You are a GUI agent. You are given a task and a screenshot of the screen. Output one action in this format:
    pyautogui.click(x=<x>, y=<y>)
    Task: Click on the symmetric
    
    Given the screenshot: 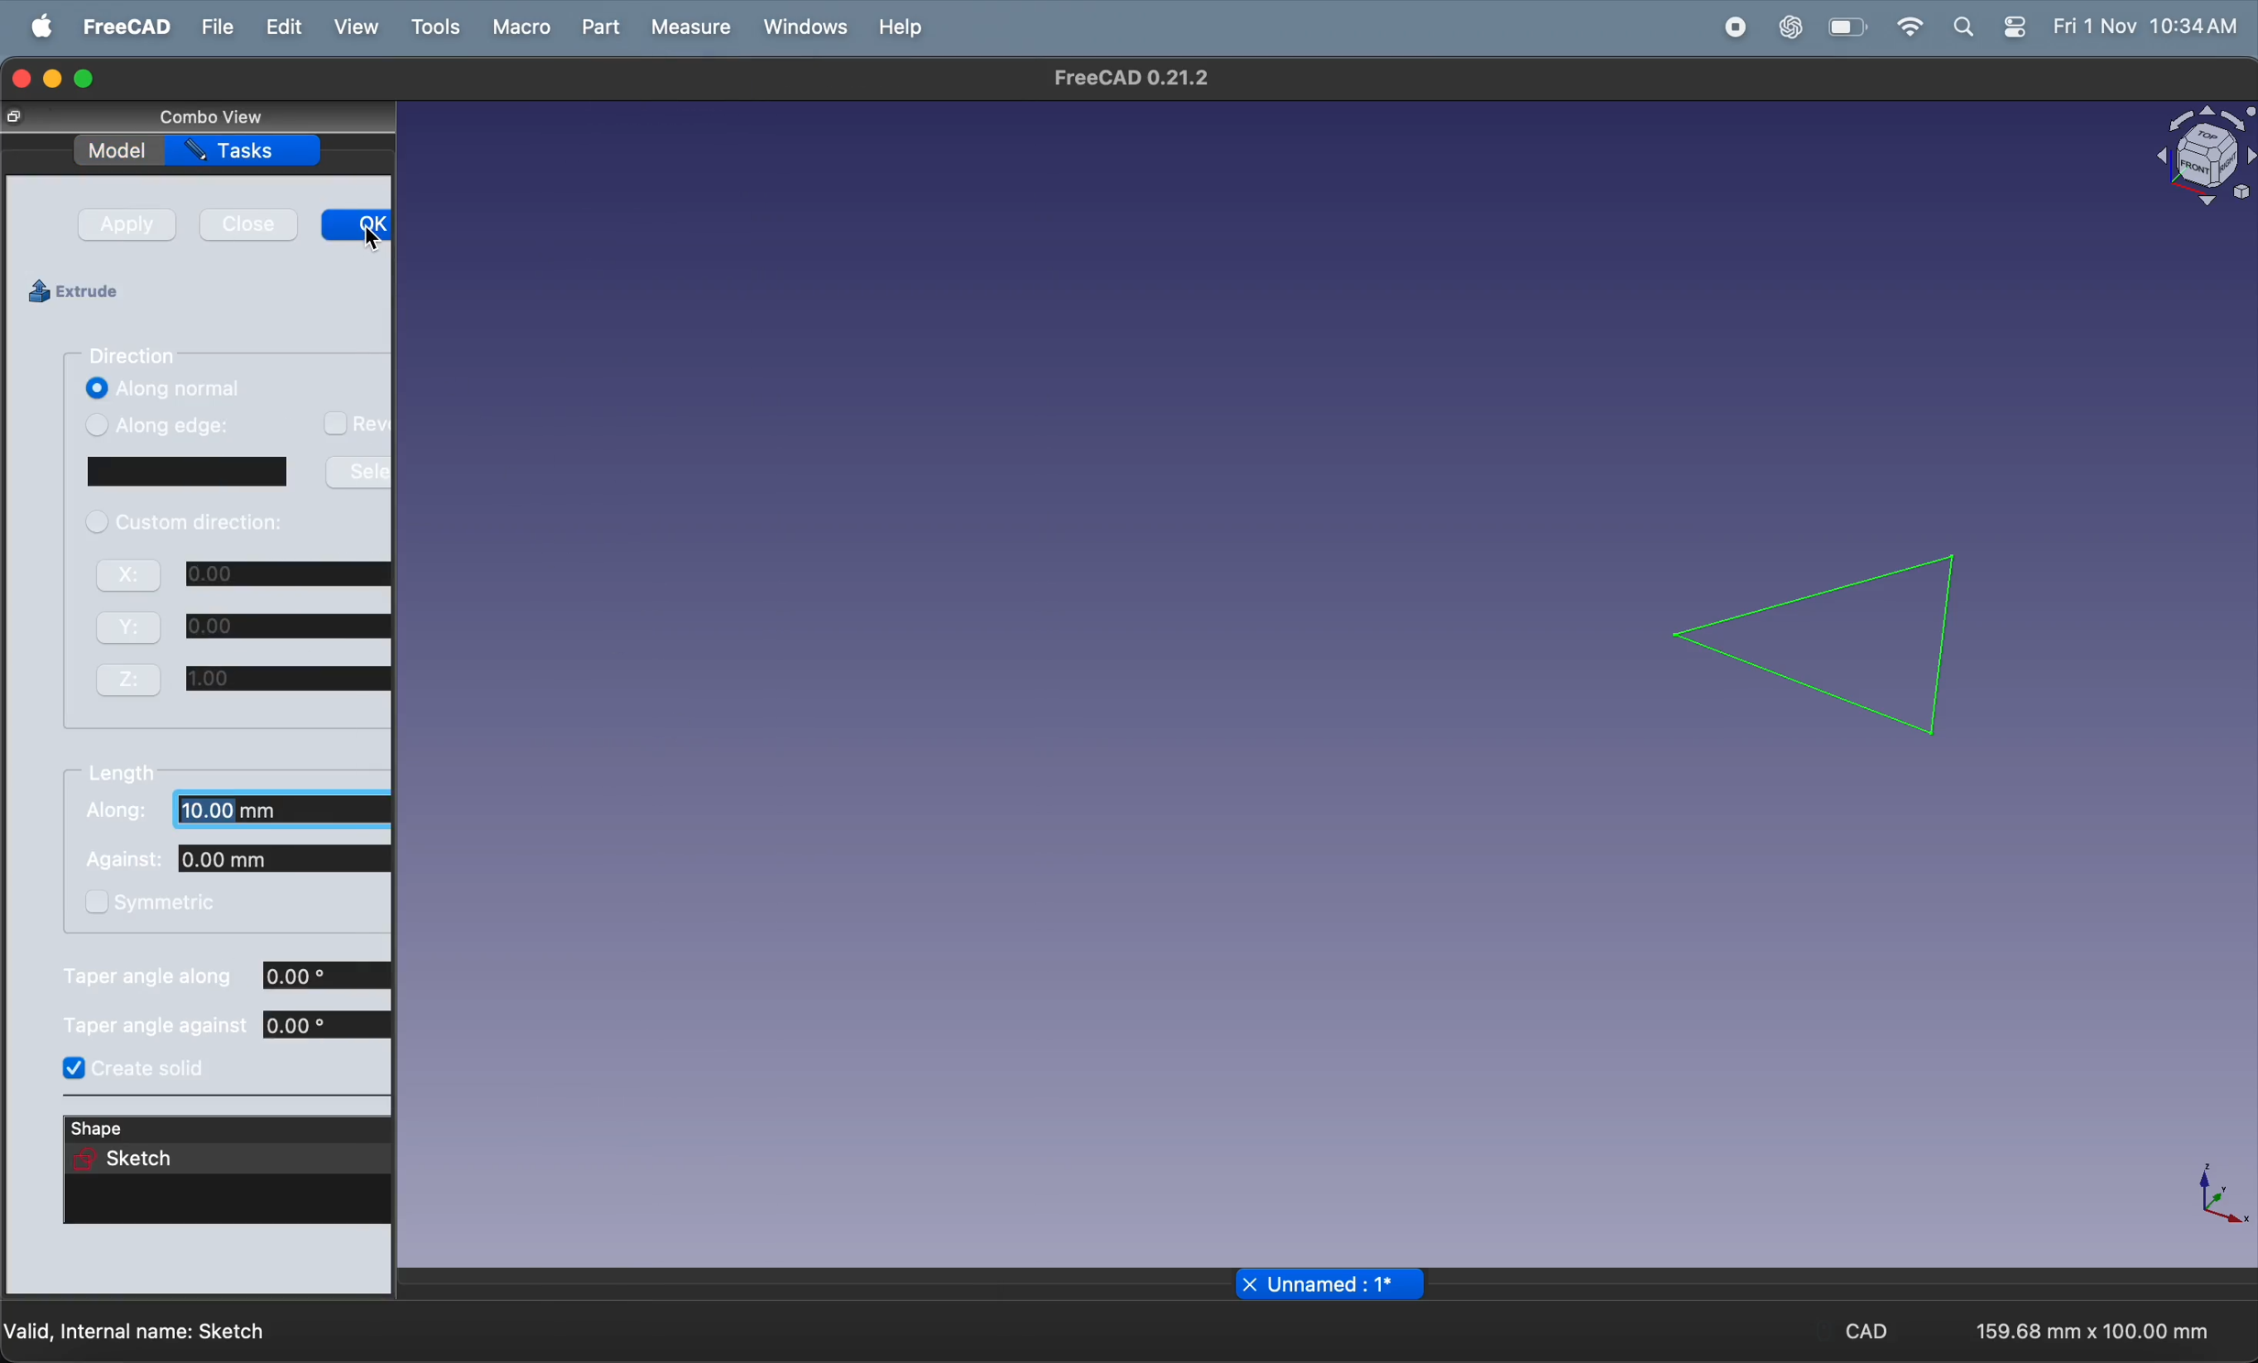 What is the action you would take?
    pyautogui.click(x=177, y=903)
    